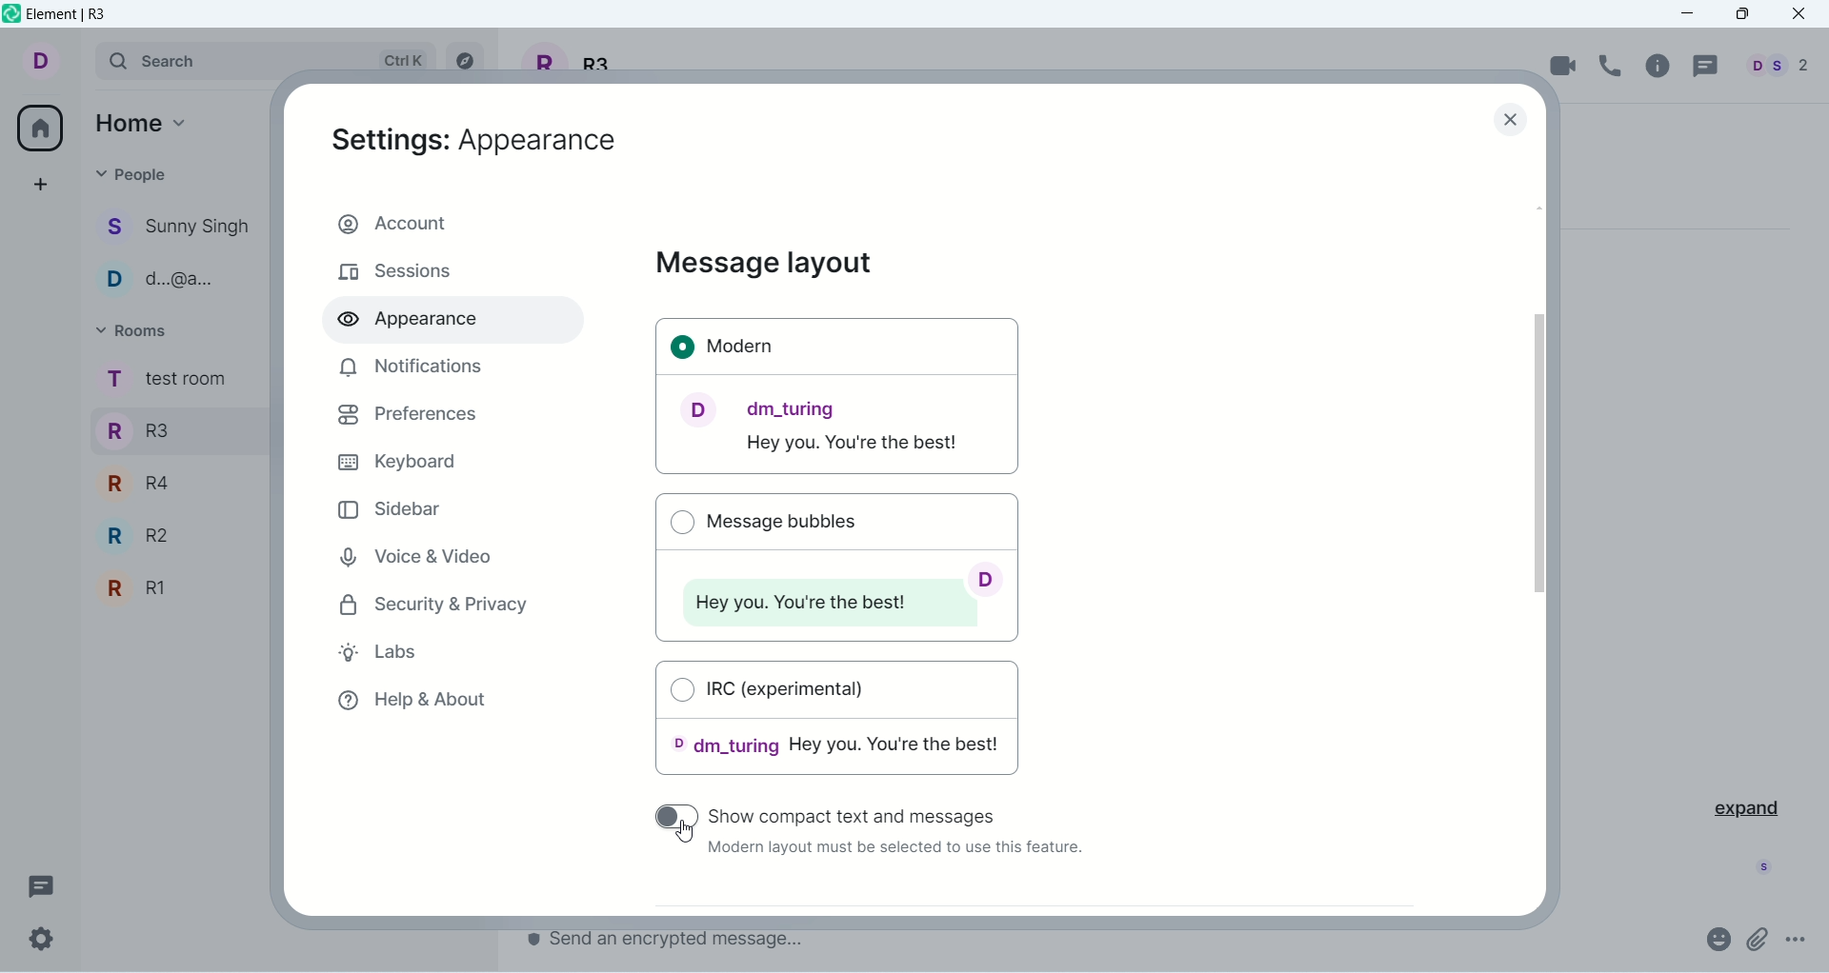 This screenshot has width=1829, height=973. Describe the element at coordinates (1800, 940) in the screenshot. I see `More Options` at that location.